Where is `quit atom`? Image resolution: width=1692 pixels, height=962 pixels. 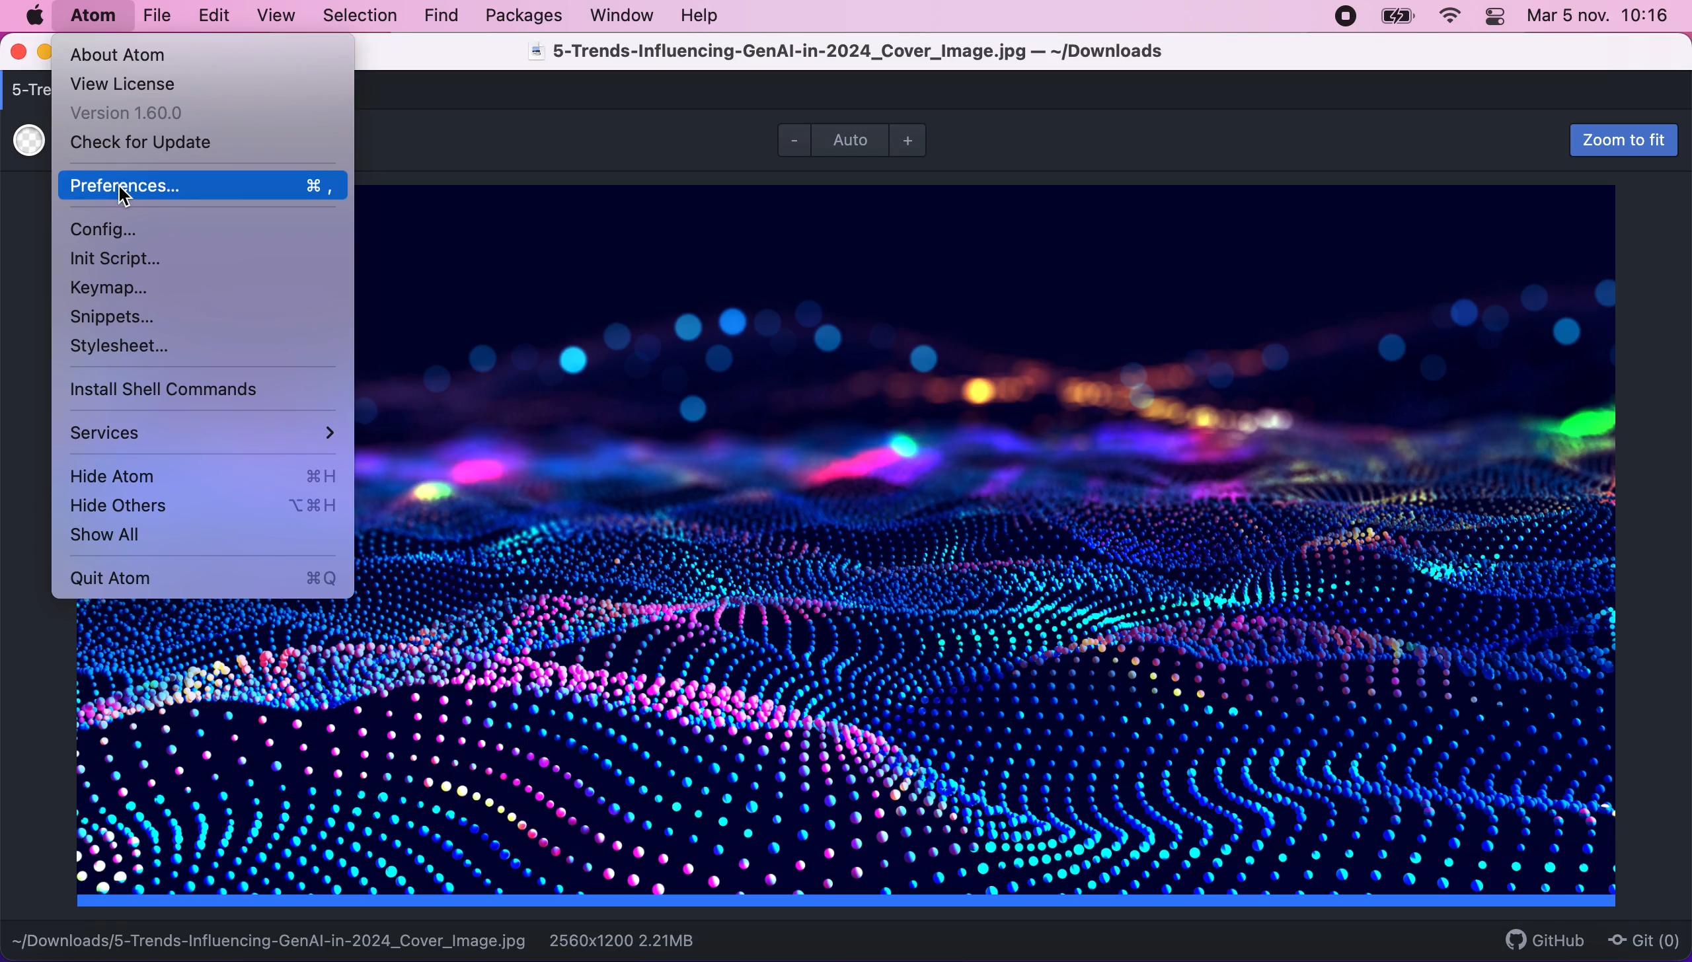 quit atom is located at coordinates (208, 577).